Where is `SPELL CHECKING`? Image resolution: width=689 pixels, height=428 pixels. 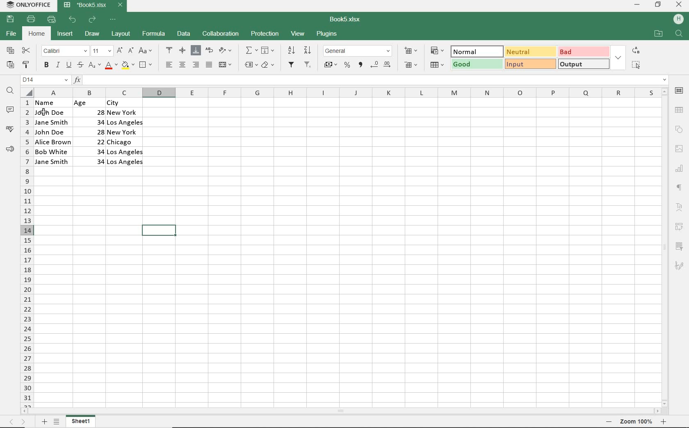 SPELL CHECKING is located at coordinates (10, 129).